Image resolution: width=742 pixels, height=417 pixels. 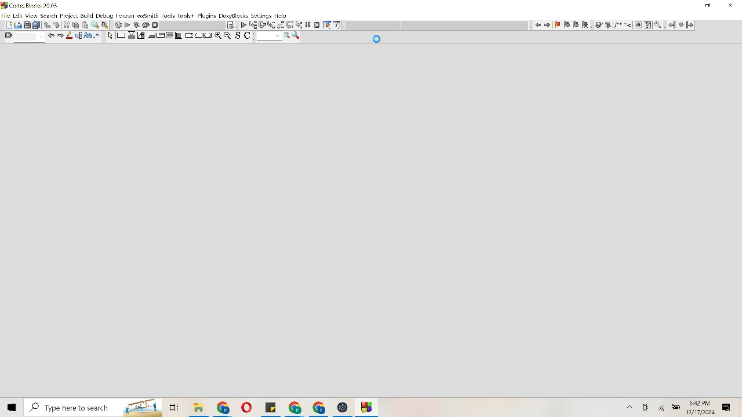 I want to click on Windows, so click(x=11, y=407).